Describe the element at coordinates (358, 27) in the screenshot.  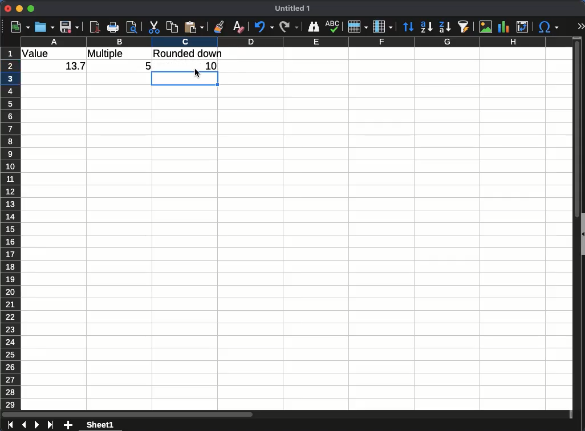
I see `rows` at that location.